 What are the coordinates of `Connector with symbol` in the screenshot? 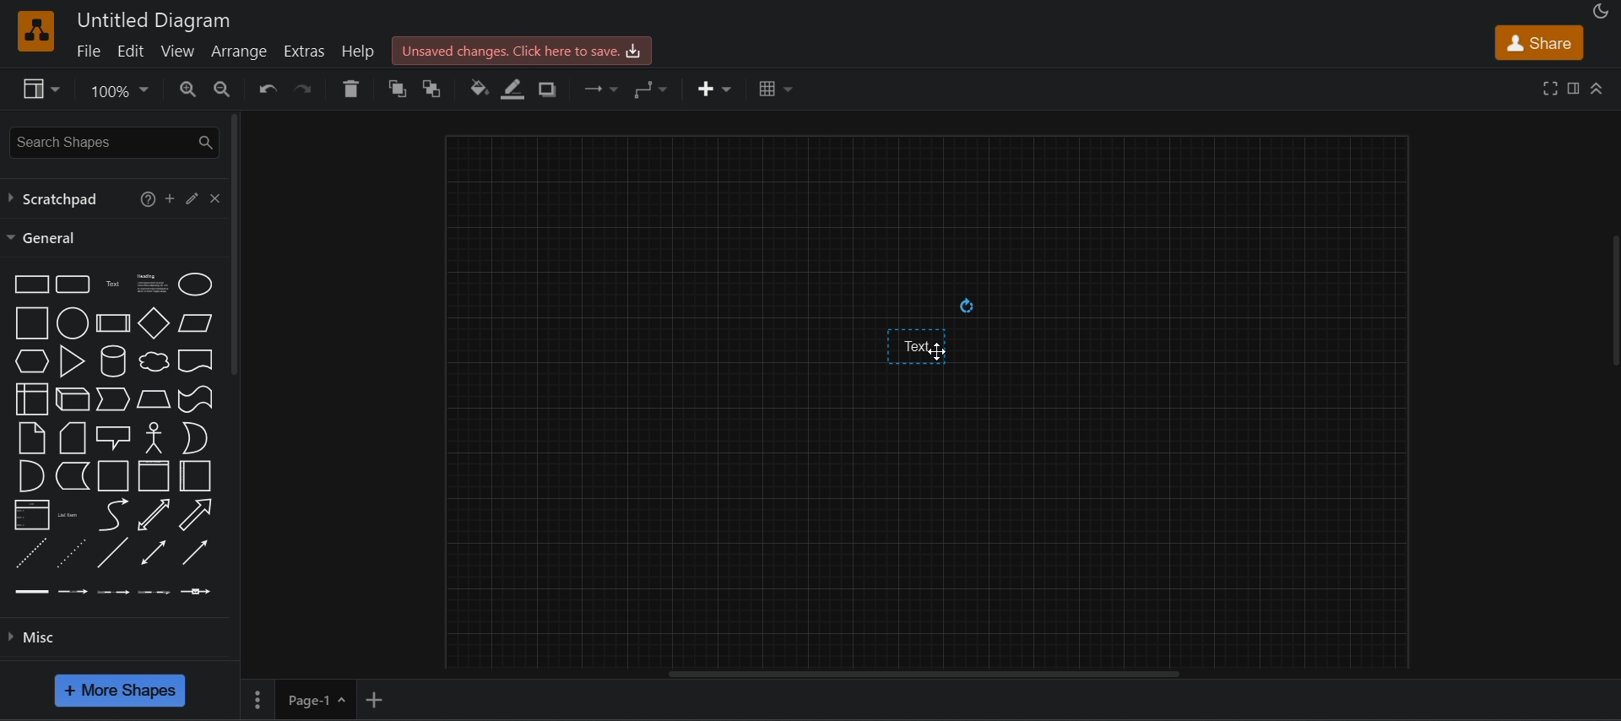 It's located at (196, 592).